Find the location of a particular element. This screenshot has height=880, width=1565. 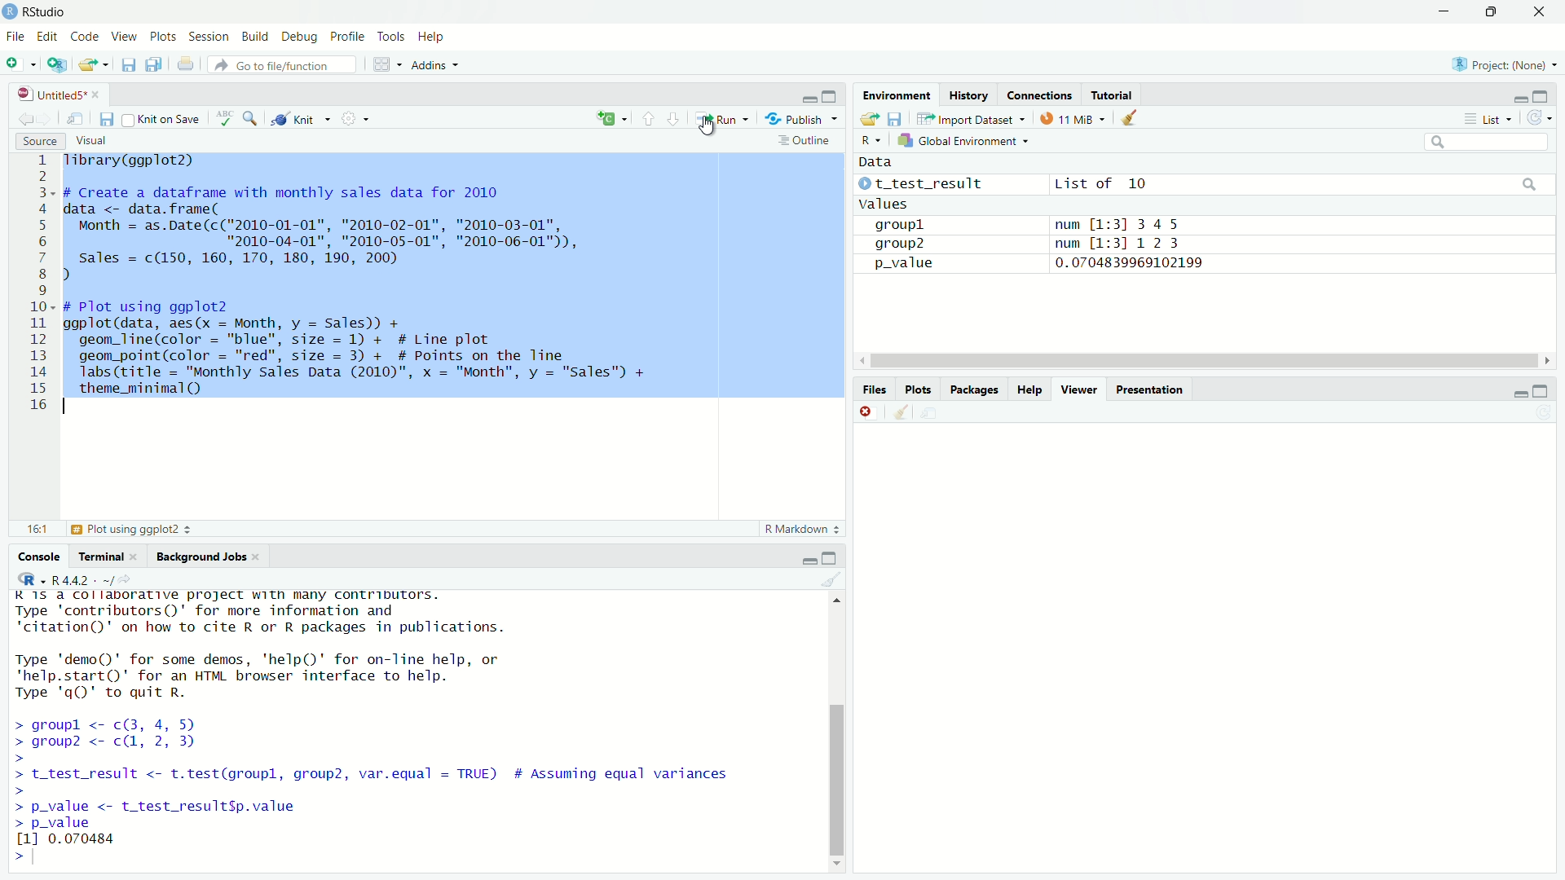

maximise is located at coordinates (829, 95).